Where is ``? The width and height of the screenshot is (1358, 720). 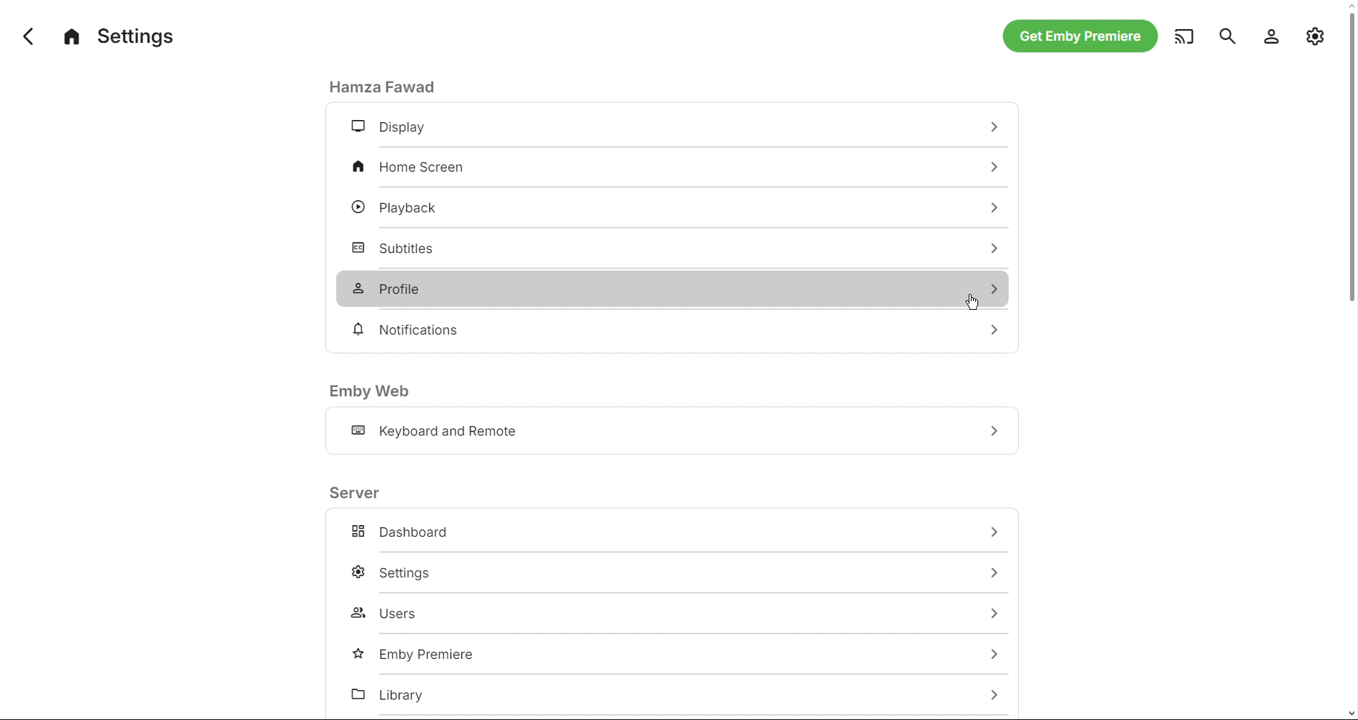  is located at coordinates (993, 571).